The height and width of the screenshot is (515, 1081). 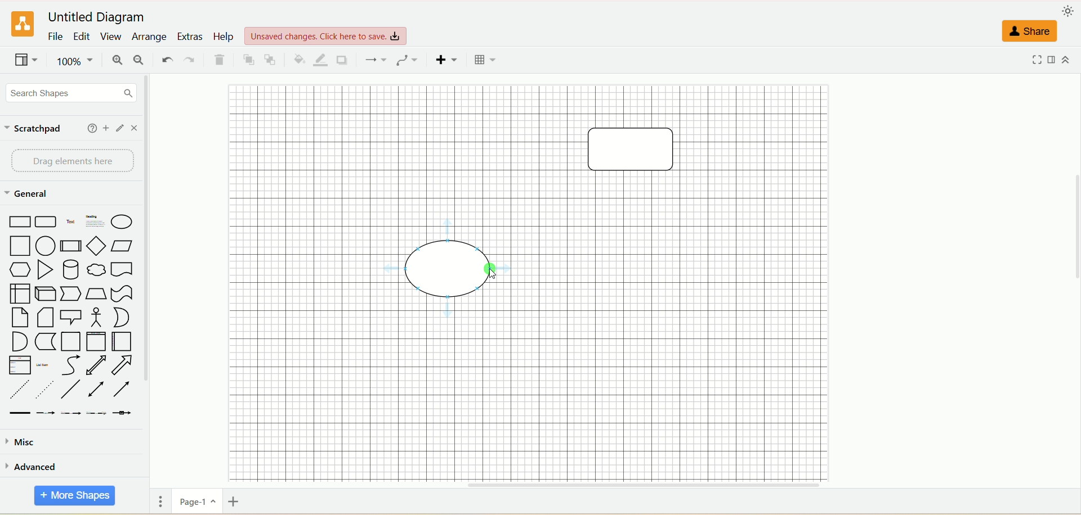 I want to click on file, so click(x=55, y=38).